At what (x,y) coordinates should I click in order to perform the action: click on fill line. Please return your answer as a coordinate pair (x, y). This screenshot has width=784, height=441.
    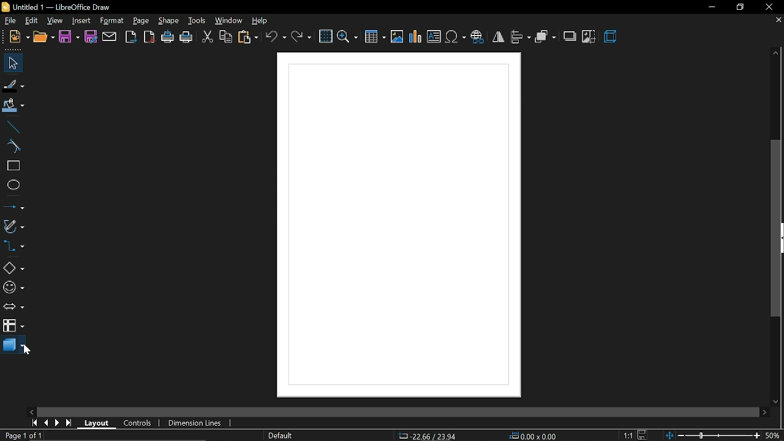
    Looking at the image, I should click on (13, 86).